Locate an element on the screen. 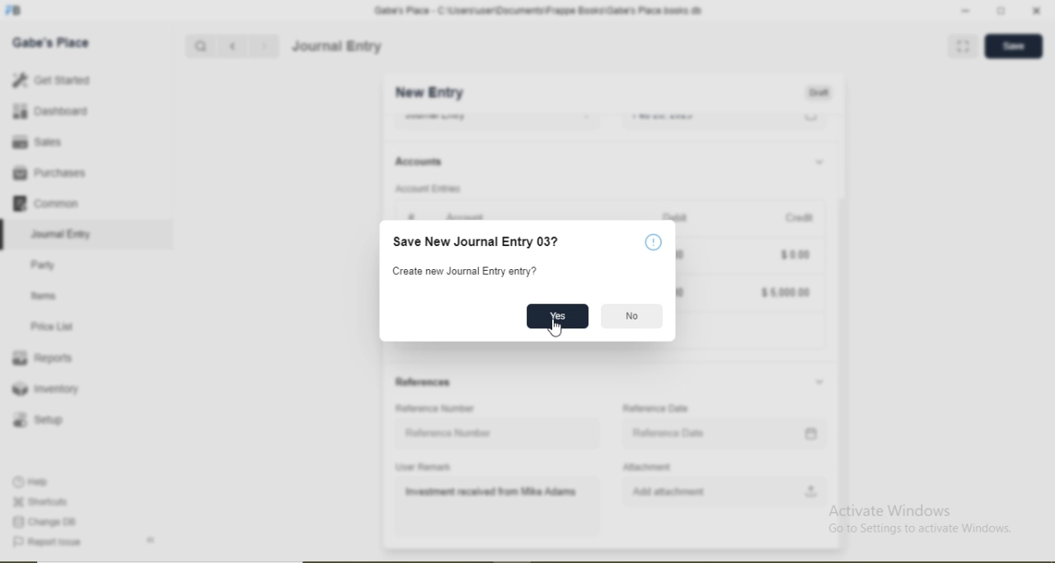  Sales is located at coordinates (35, 142).